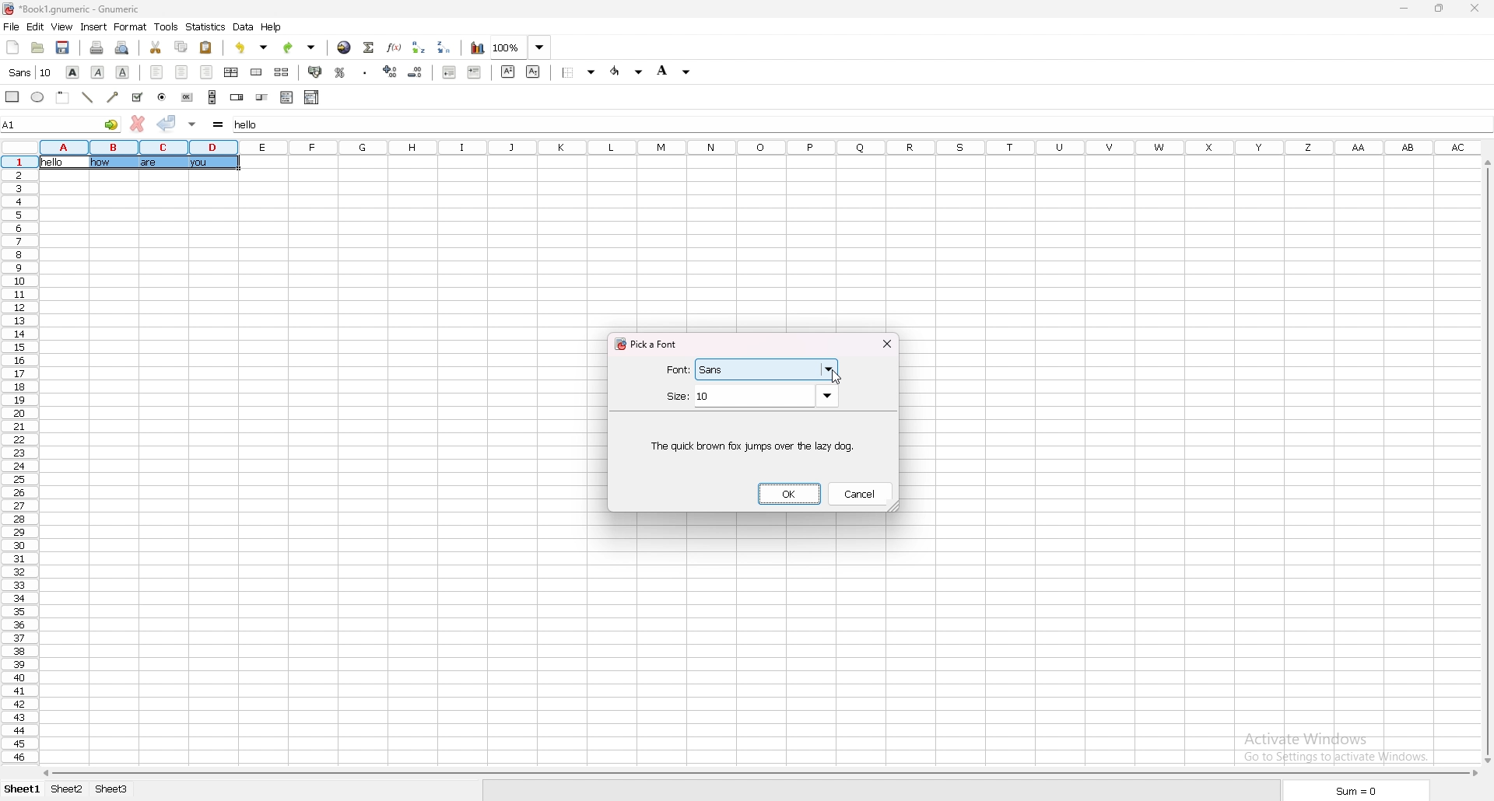 This screenshot has height=801, width=1494. Describe the element at coordinates (207, 72) in the screenshot. I see `right align` at that location.